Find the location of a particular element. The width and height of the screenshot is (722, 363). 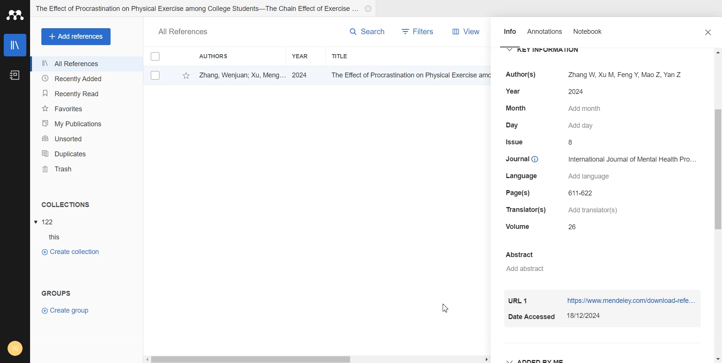

Notebook is located at coordinates (594, 35).